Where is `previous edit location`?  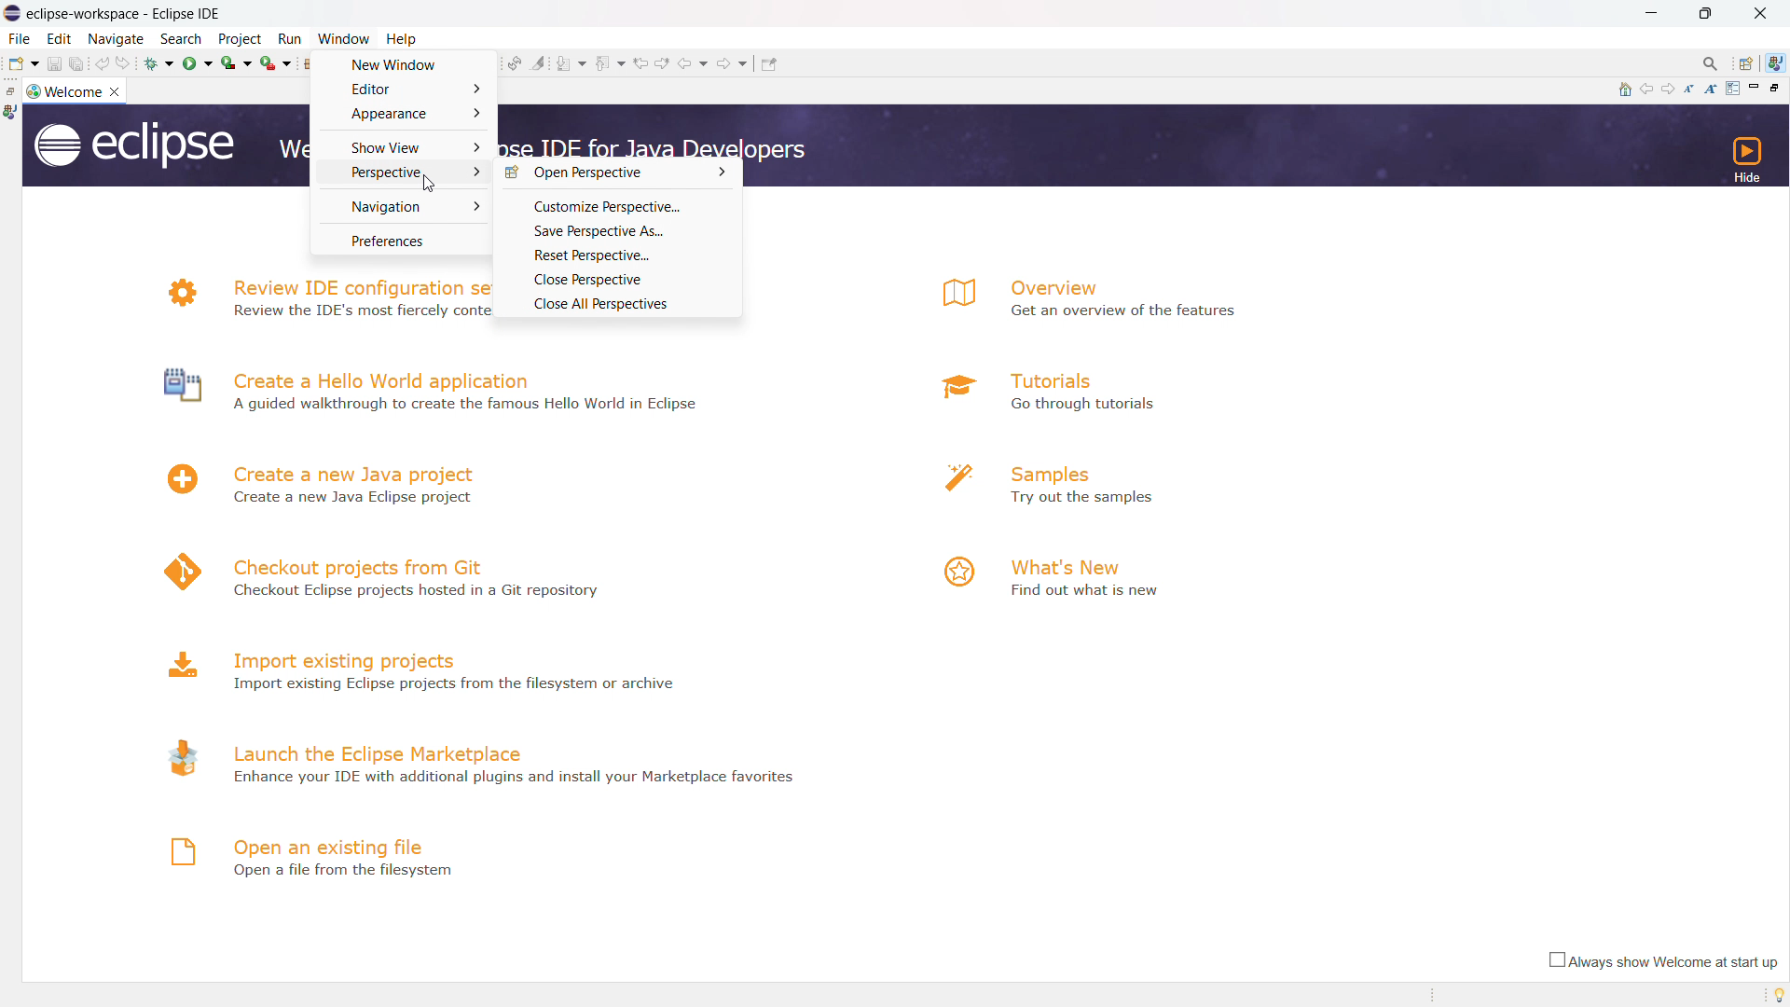
previous edit location is located at coordinates (640, 63).